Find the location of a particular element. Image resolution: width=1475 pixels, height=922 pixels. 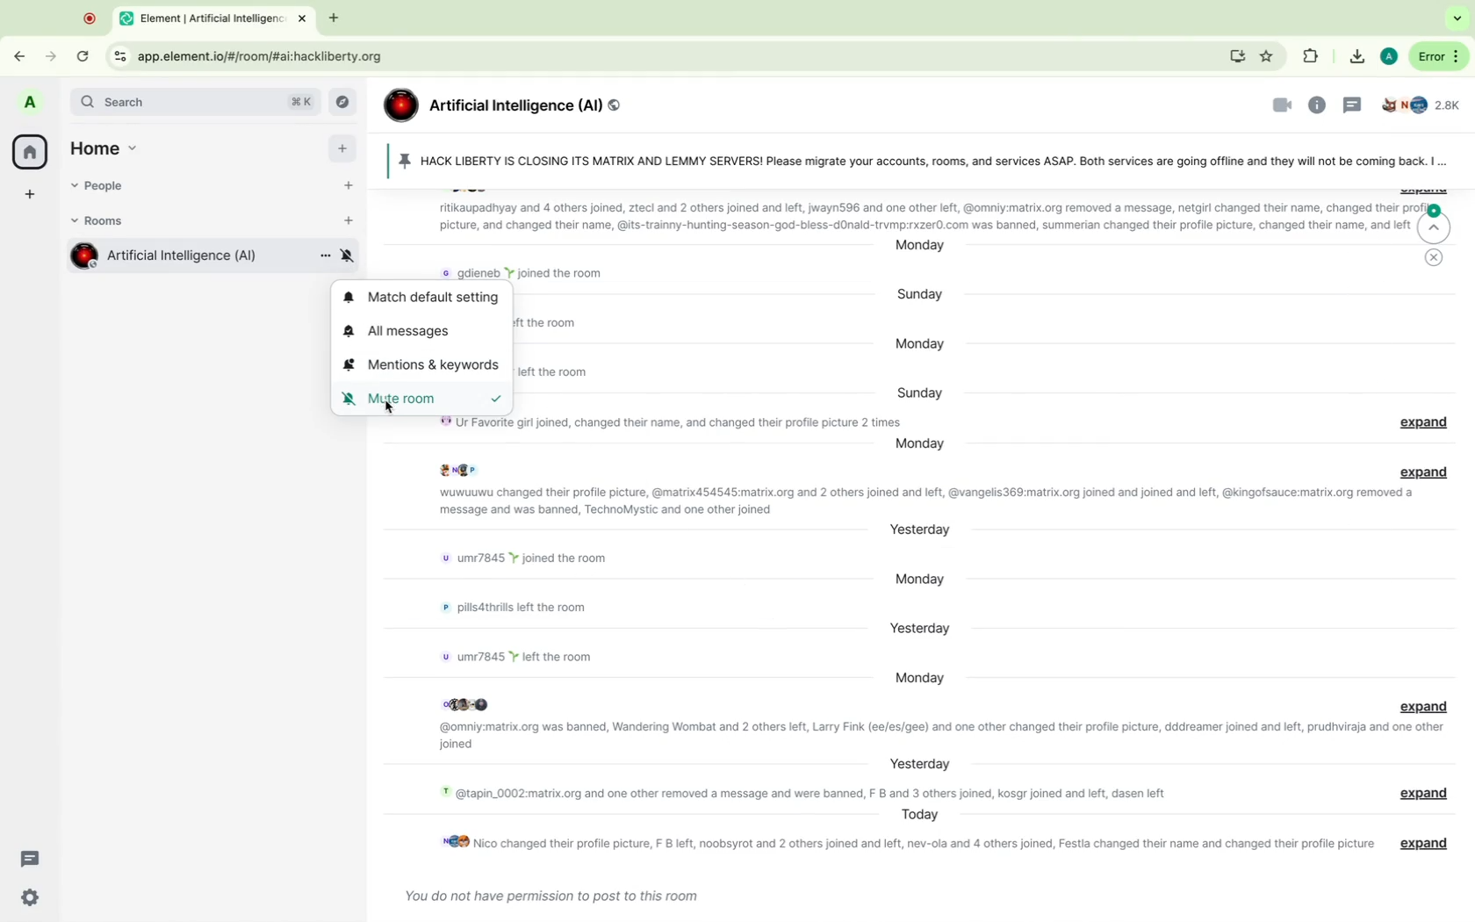

profile pictures is located at coordinates (465, 468).